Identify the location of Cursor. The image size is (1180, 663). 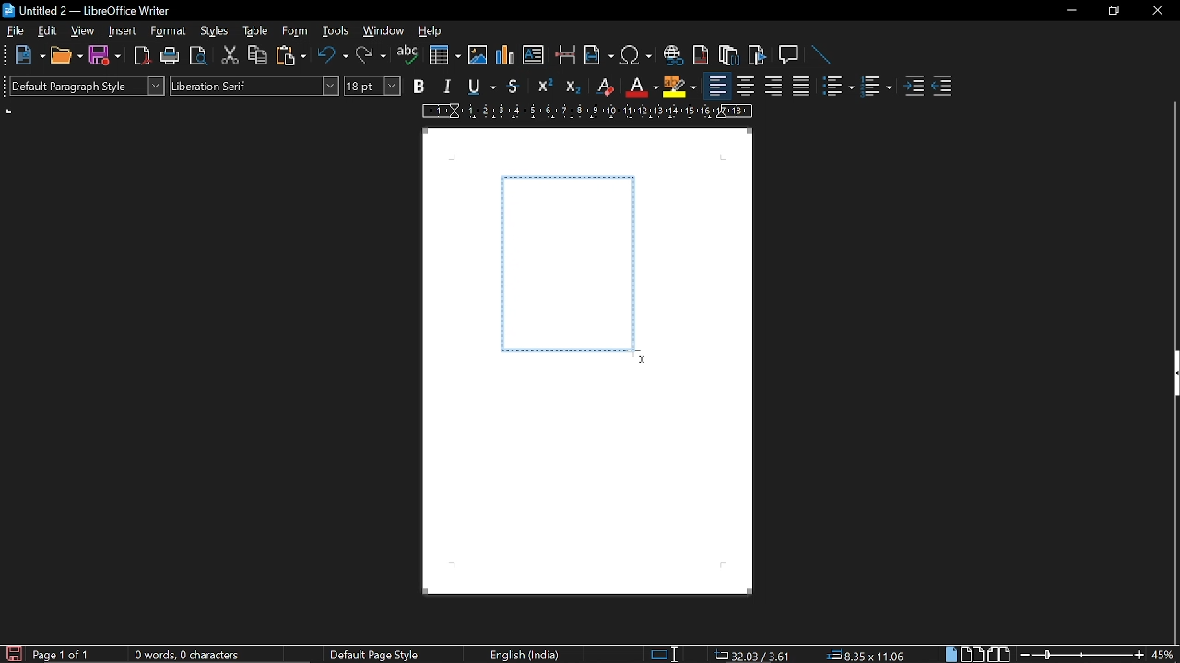
(638, 362).